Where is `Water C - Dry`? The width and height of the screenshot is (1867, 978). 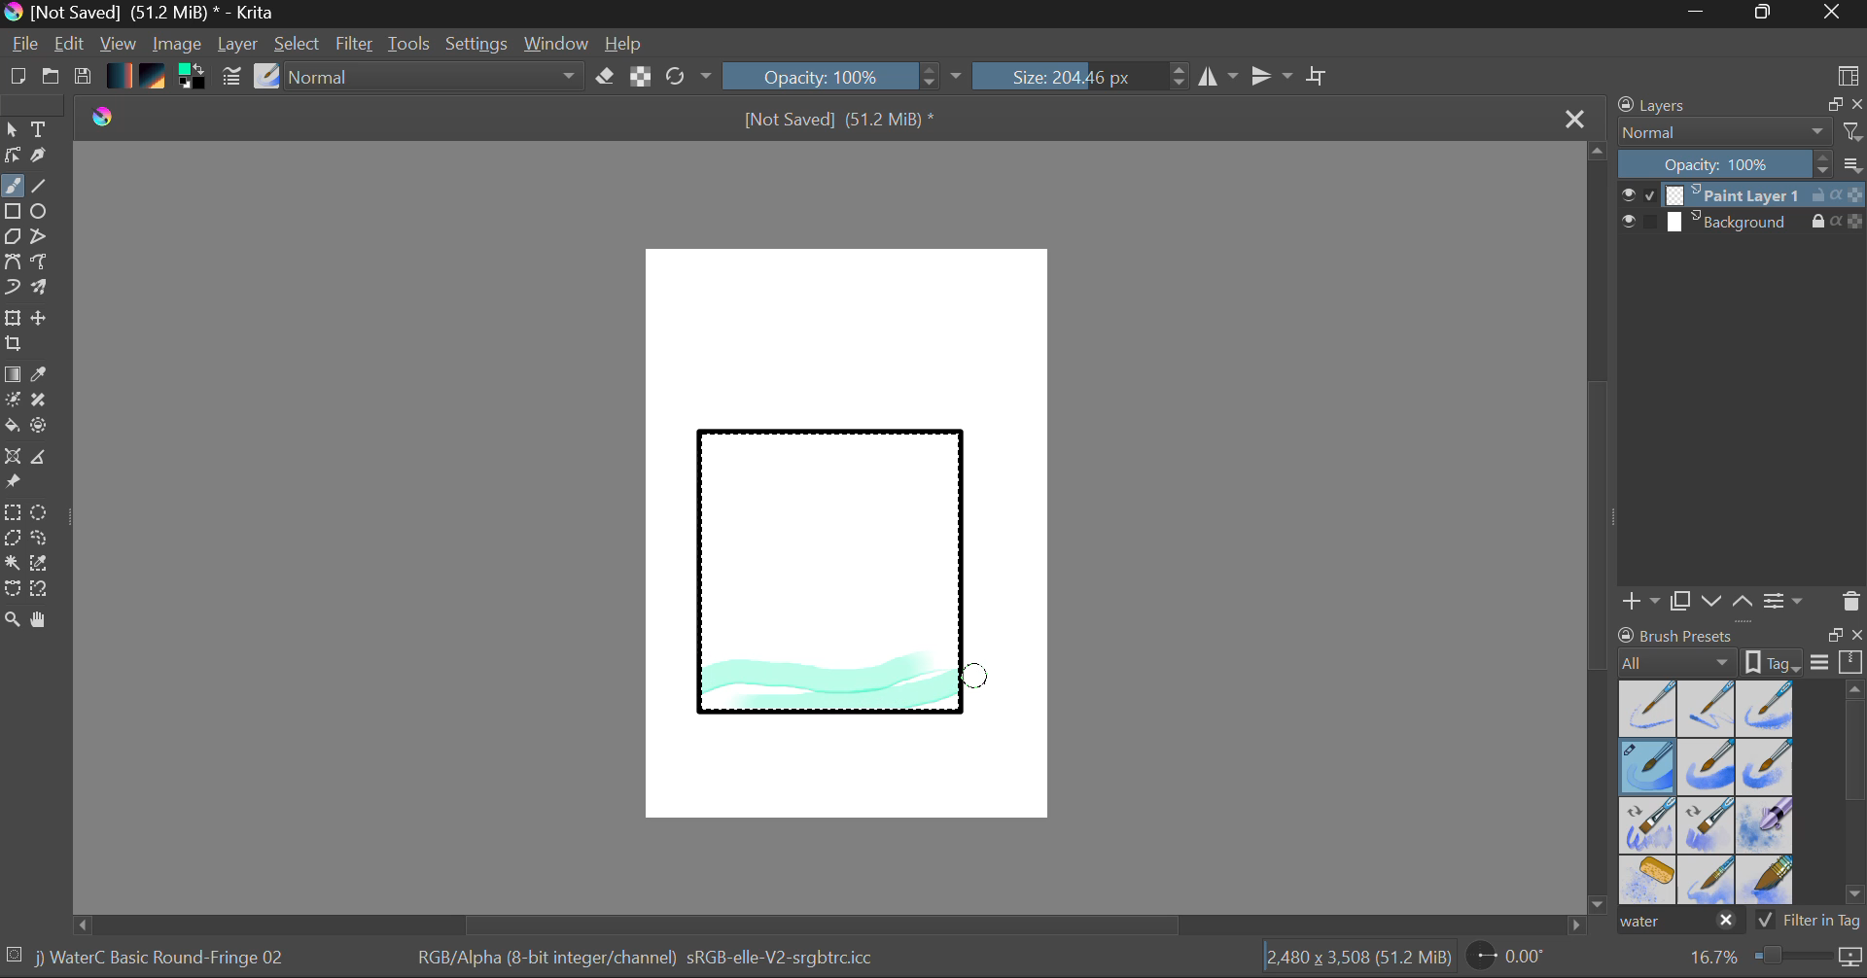
Water C - Dry is located at coordinates (1649, 707).